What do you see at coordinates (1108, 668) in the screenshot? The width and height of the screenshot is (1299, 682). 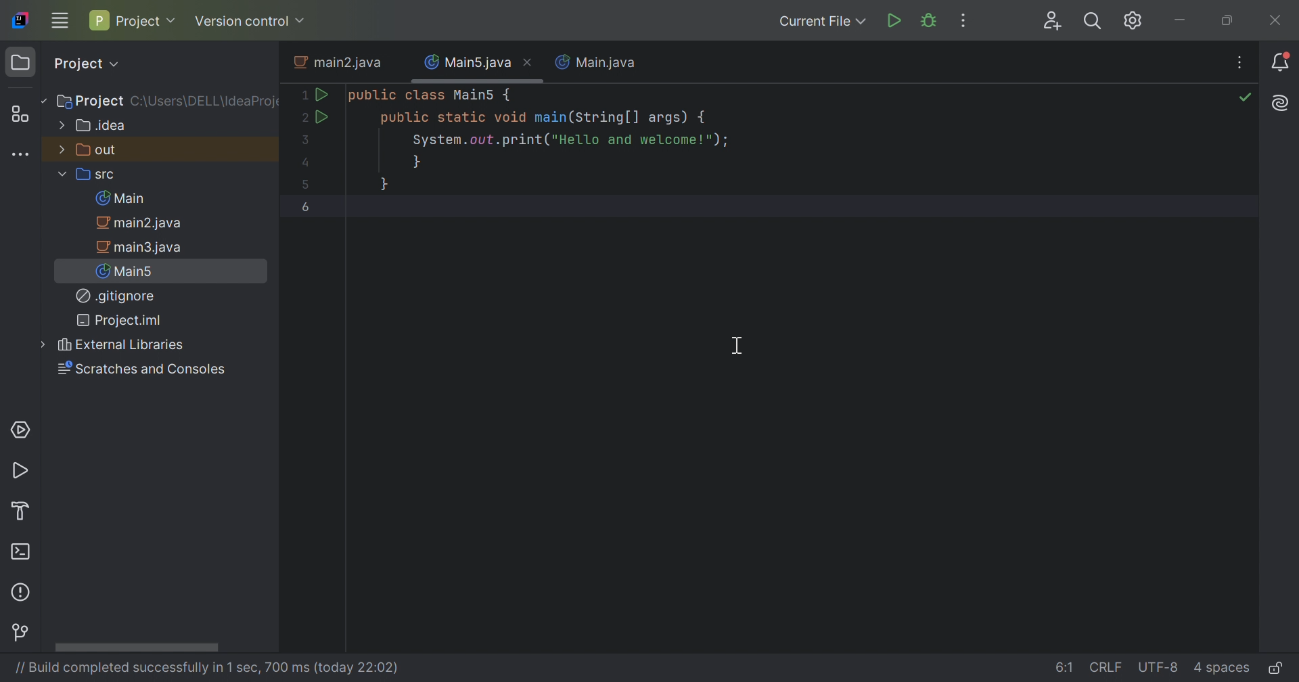 I see `line separation: \r\n` at bounding box center [1108, 668].